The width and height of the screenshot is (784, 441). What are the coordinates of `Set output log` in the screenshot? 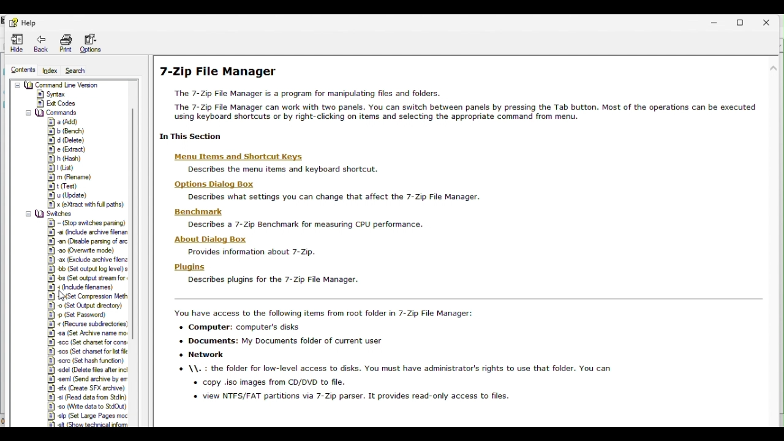 It's located at (88, 269).